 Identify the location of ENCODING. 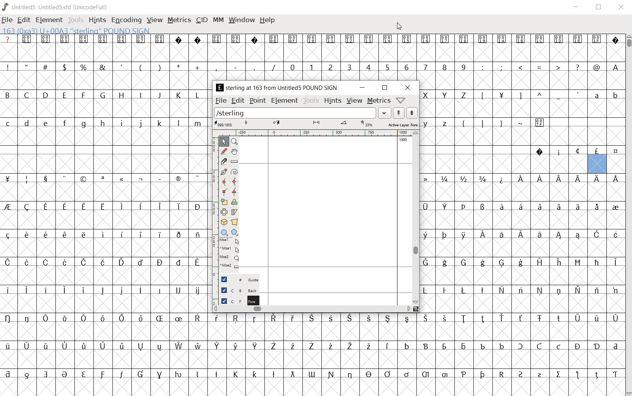
(126, 21).